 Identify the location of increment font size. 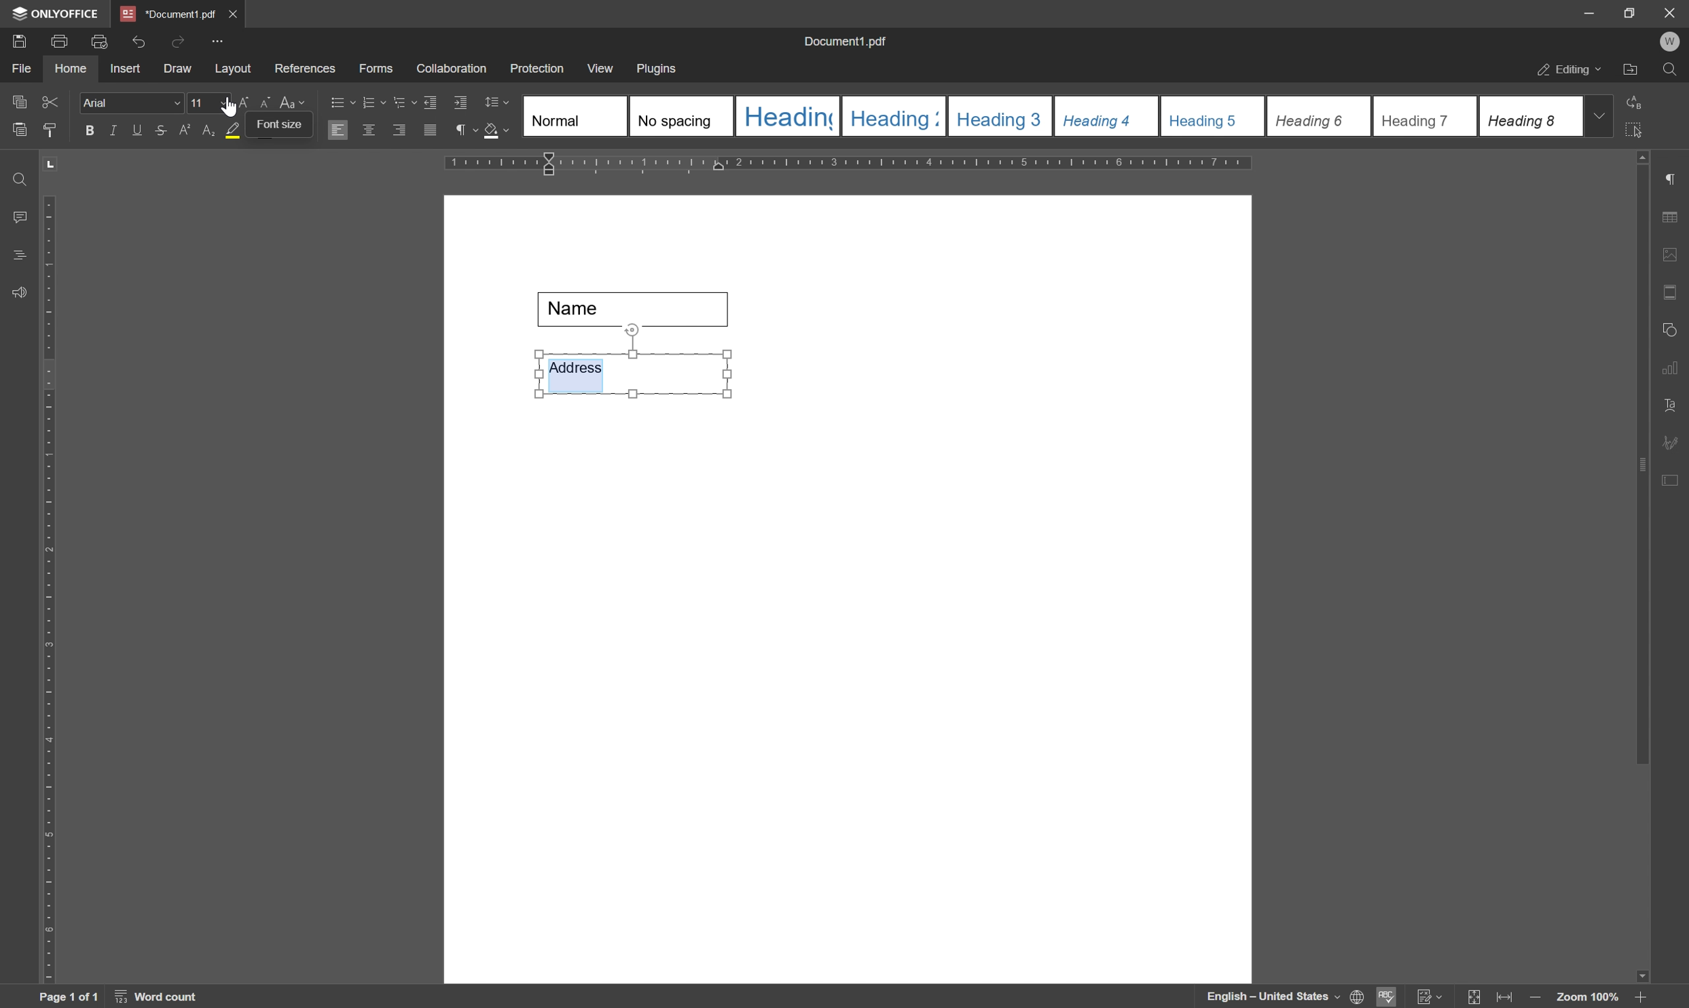
(238, 105).